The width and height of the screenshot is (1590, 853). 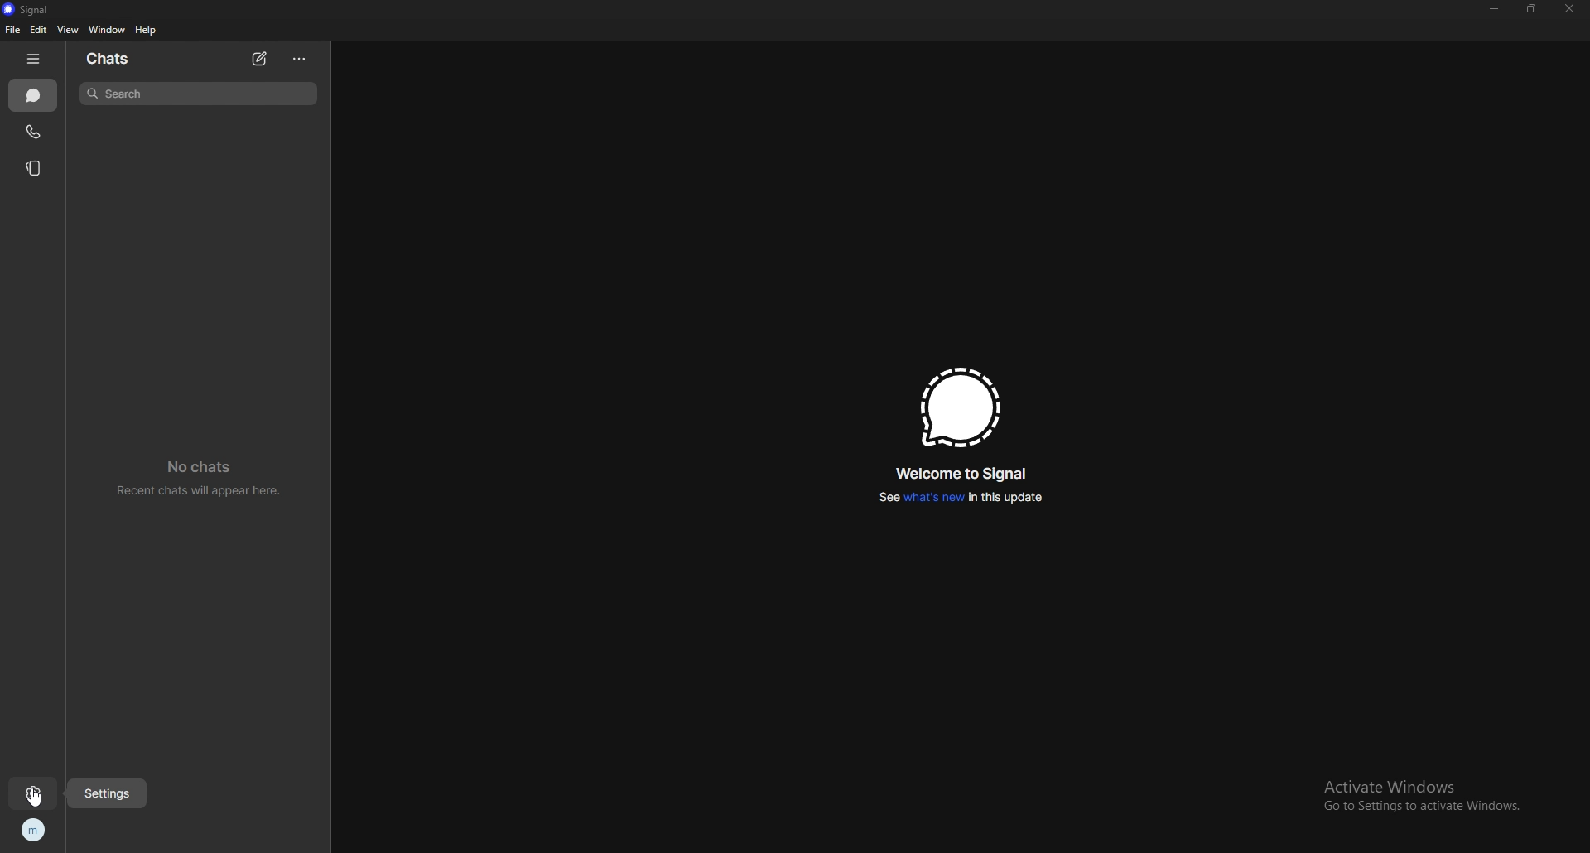 What do you see at coordinates (33, 793) in the screenshot?
I see `settings` at bounding box center [33, 793].